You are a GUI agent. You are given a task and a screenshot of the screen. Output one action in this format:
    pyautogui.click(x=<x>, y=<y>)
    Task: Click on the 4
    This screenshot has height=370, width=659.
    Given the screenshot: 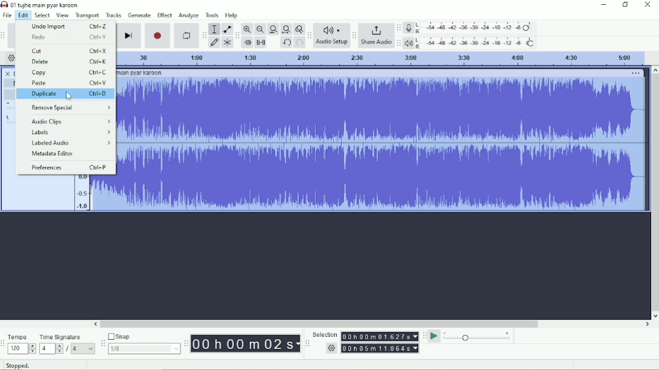 What is the action you would take?
    pyautogui.click(x=51, y=349)
    